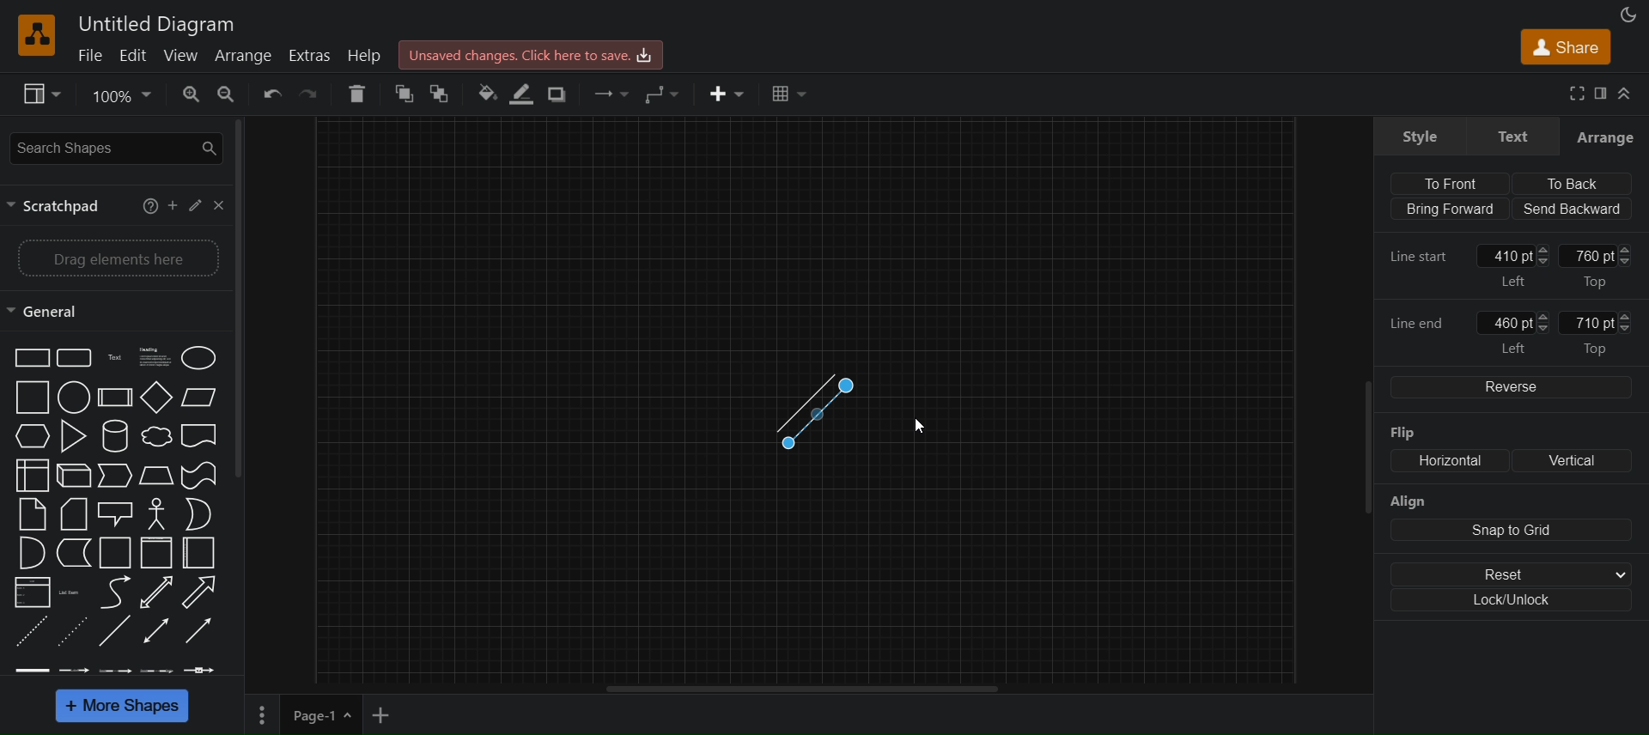  What do you see at coordinates (1445, 462) in the screenshot?
I see `horizontal` at bounding box center [1445, 462].